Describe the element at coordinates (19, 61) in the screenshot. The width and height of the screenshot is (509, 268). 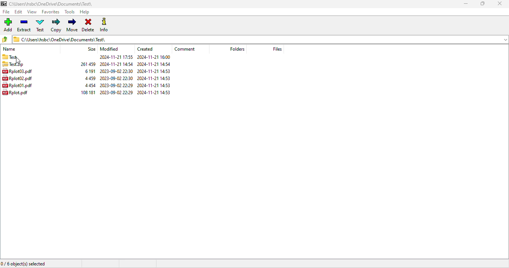
I see `cursor` at that location.